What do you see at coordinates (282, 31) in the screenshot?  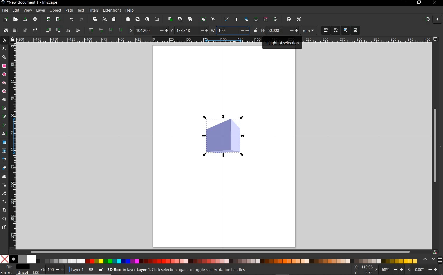 I see `cursor` at bounding box center [282, 31].